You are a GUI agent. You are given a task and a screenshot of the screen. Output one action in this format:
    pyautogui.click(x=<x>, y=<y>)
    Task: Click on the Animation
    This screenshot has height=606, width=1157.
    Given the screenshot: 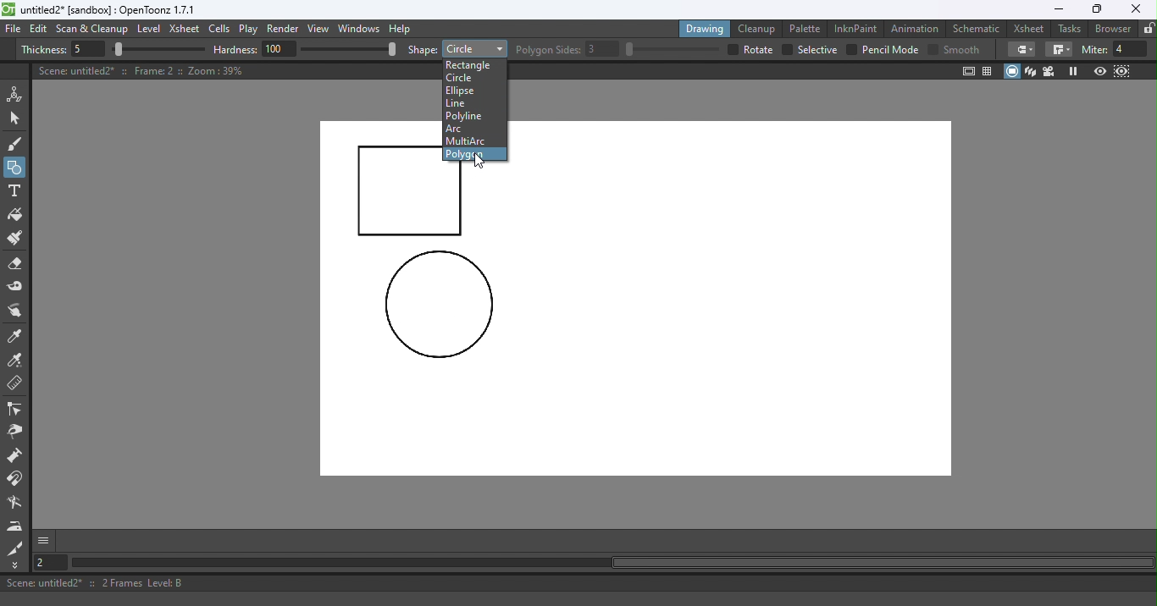 What is the action you would take?
    pyautogui.click(x=917, y=27)
    